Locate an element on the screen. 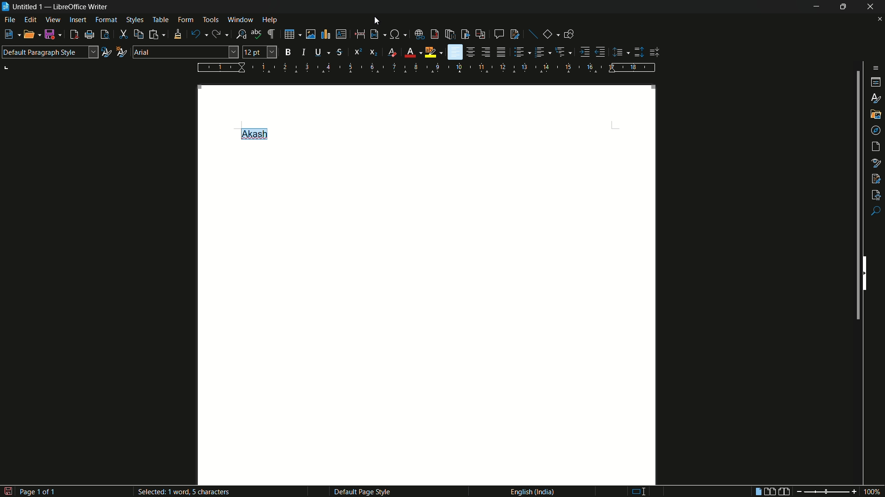 The image size is (885, 497). increase indentation is located at coordinates (586, 52).